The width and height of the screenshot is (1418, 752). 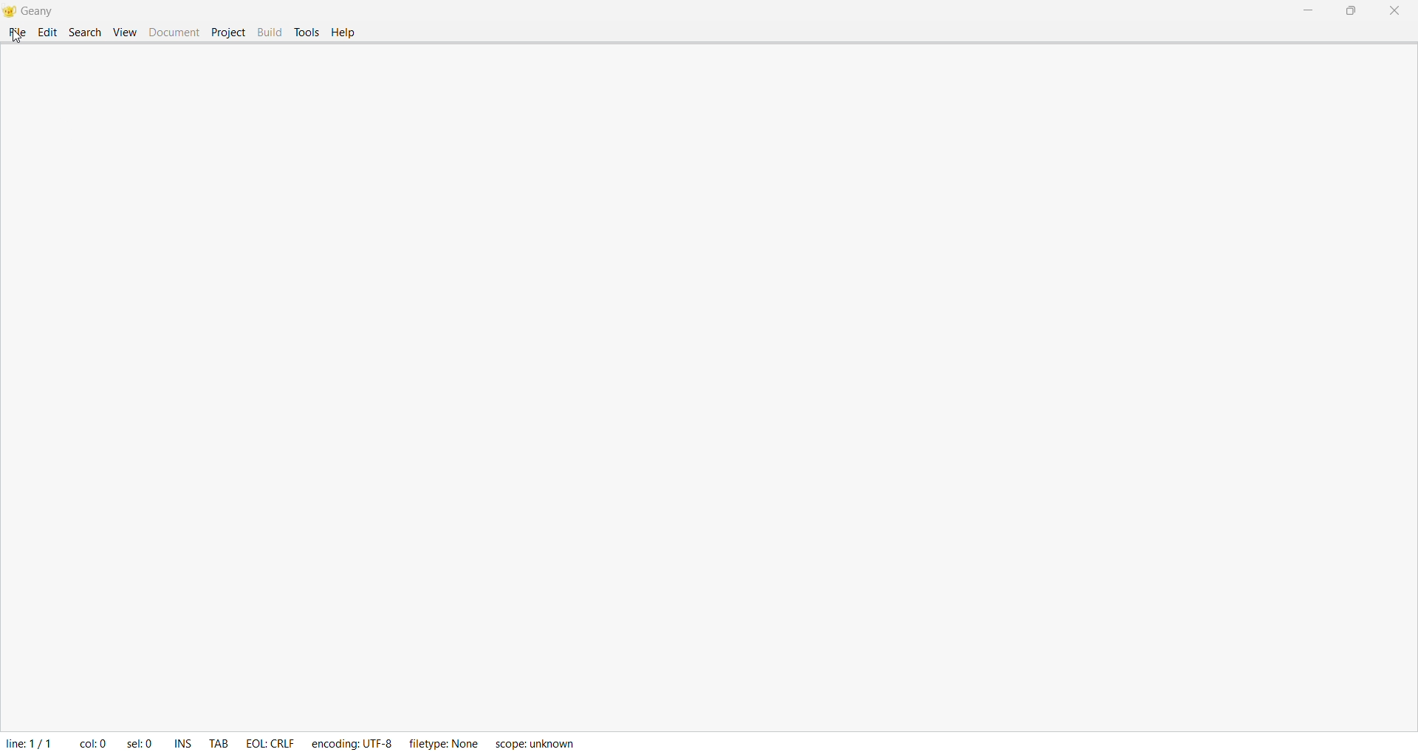 What do you see at coordinates (174, 33) in the screenshot?
I see `Document` at bounding box center [174, 33].